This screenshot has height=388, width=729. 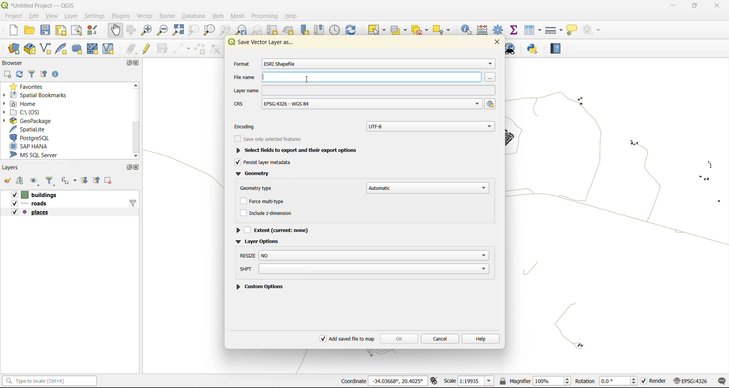 What do you see at coordinates (256, 30) in the screenshot?
I see `zoom next` at bounding box center [256, 30].